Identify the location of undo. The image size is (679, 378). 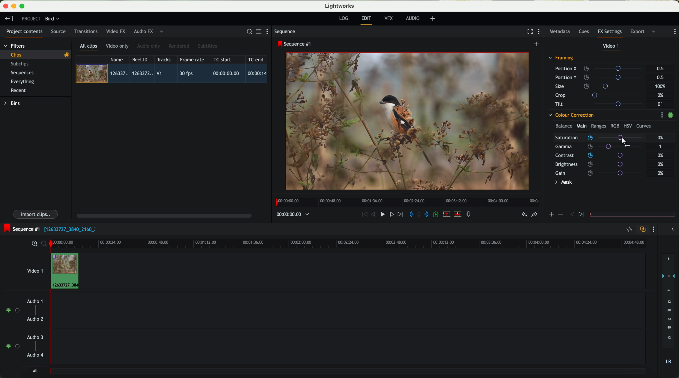
(524, 215).